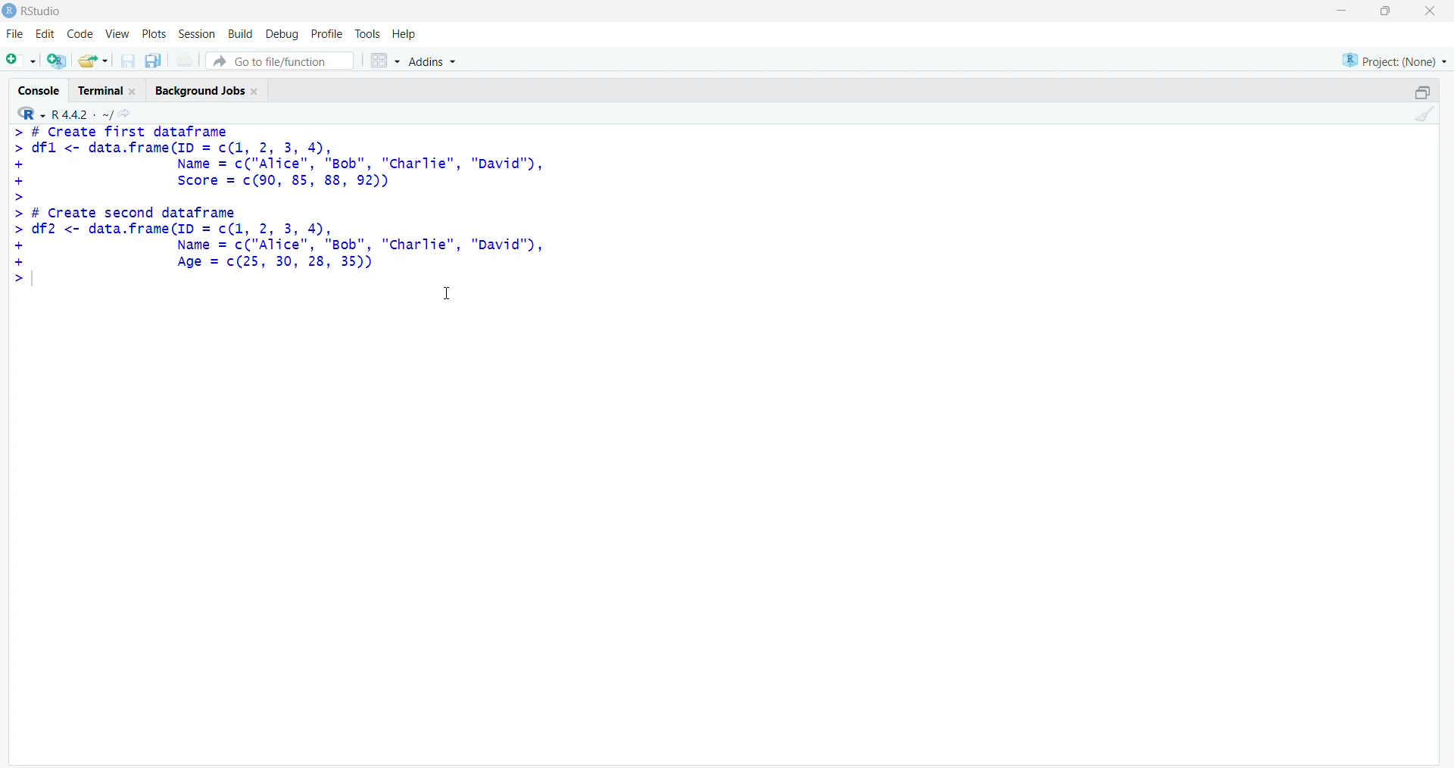  I want to click on > # Create second dataframe> df2 <- data.frame(ID = c(1, 2, 3, 4),+ Name = c("Alice", "Bob", "Charlie", "David"),+ Age = c(25, 30, 28, 35))>, so click(281, 247).